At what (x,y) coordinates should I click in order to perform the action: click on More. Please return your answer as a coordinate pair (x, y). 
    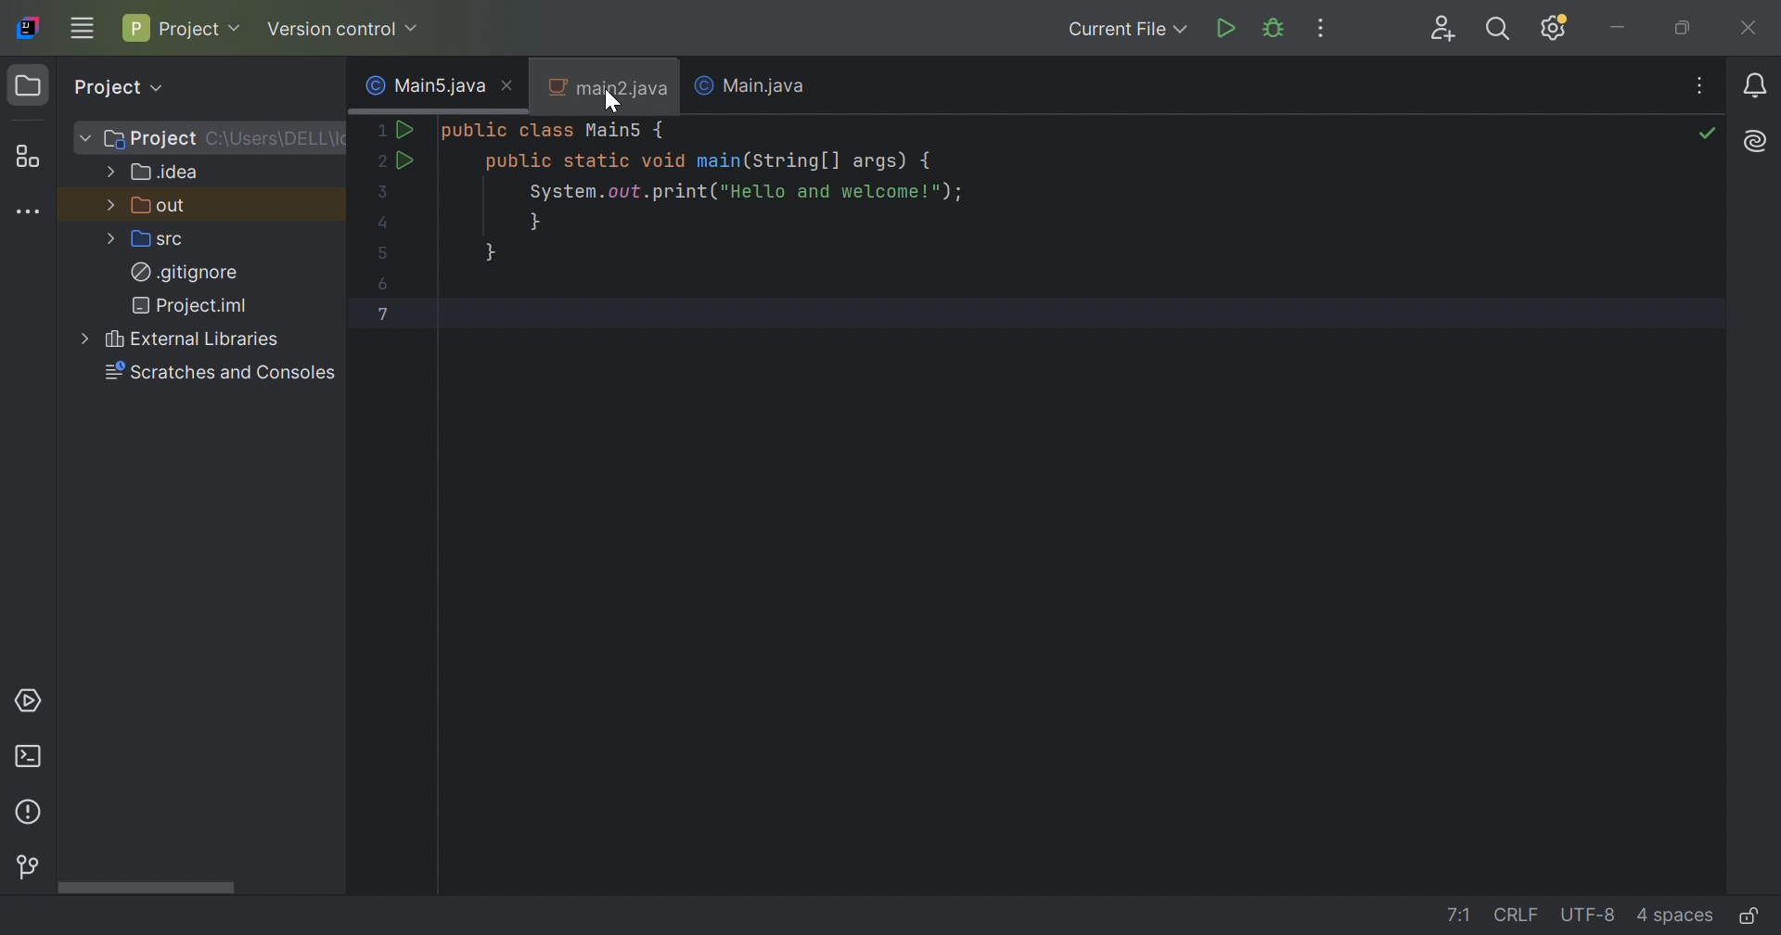
    Looking at the image, I should click on (112, 171).